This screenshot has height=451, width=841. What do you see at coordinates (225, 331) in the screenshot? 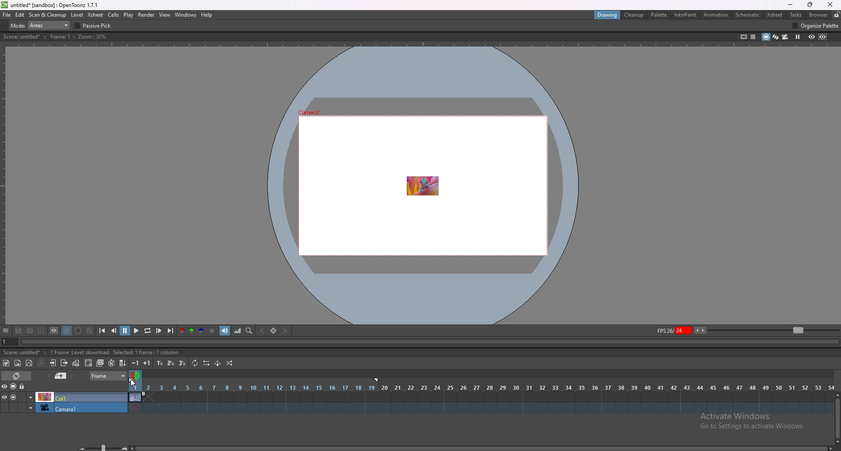
I see `soundtrack` at bounding box center [225, 331].